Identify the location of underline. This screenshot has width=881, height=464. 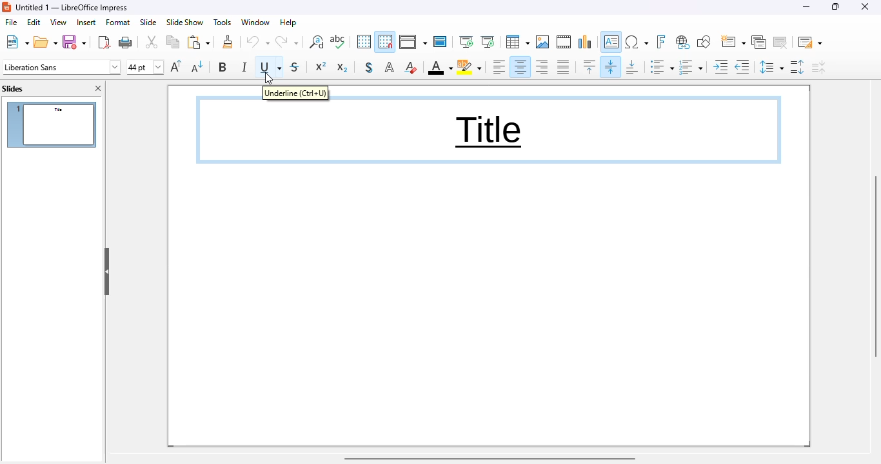
(269, 67).